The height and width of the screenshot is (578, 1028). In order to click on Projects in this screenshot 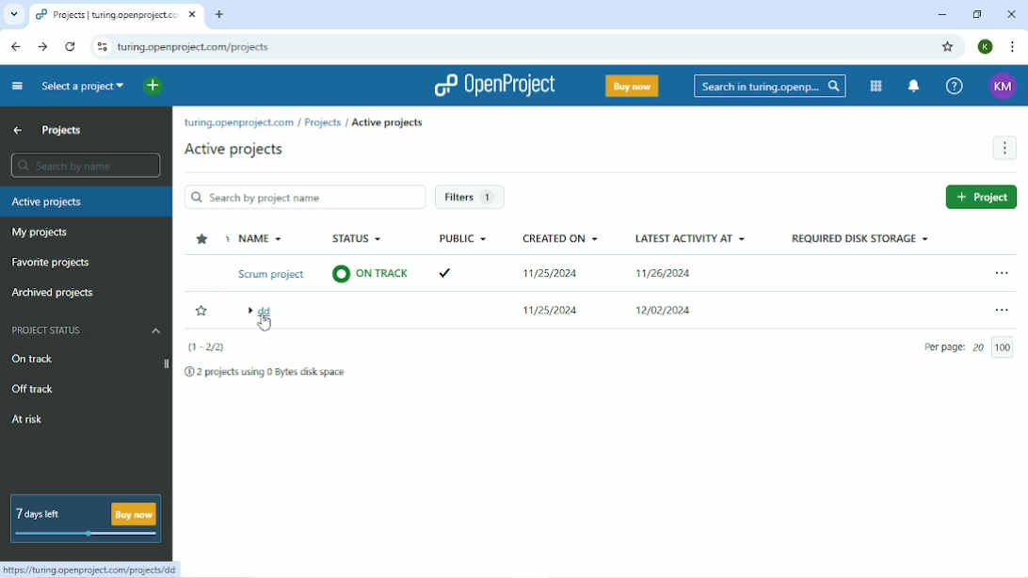, I will do `click(62, 131)`.